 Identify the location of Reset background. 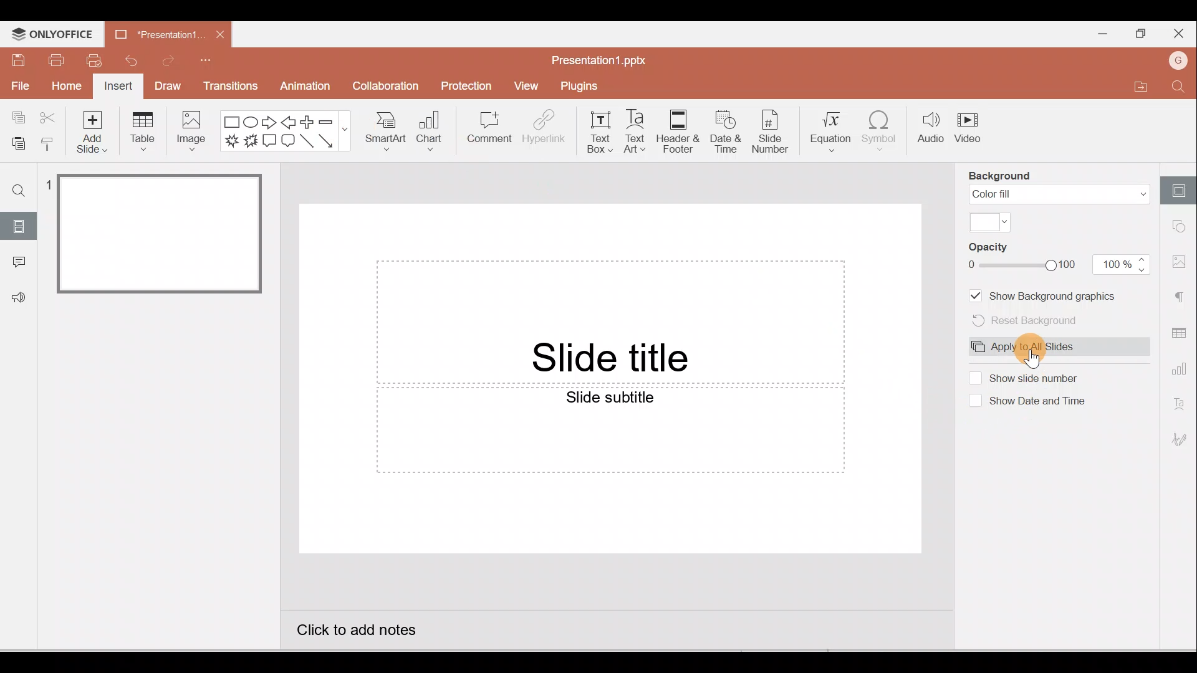
(1032, 321).